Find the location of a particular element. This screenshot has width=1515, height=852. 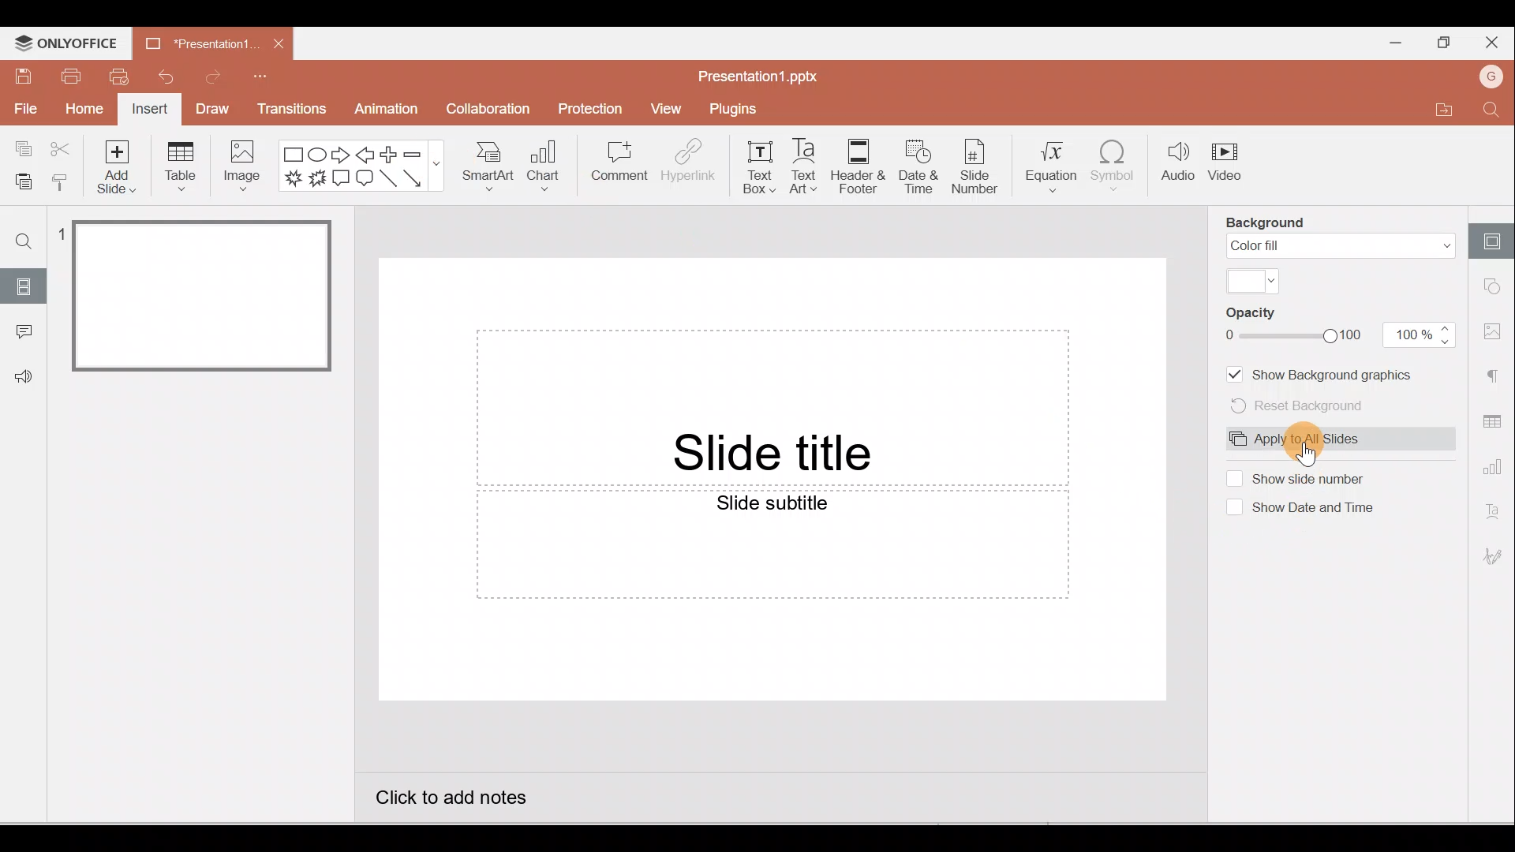

Explosion 1 is located at coordinates (293, 181).